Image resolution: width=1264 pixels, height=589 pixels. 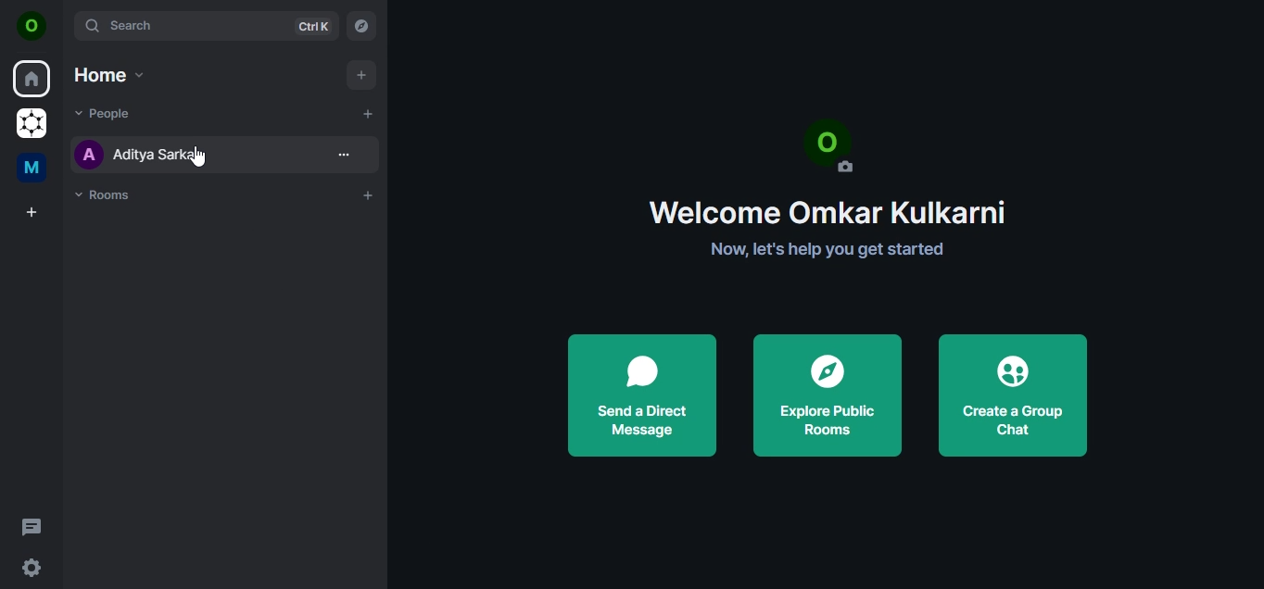 I want to click on grapheneOS commumity, so click(x=33, y=121).